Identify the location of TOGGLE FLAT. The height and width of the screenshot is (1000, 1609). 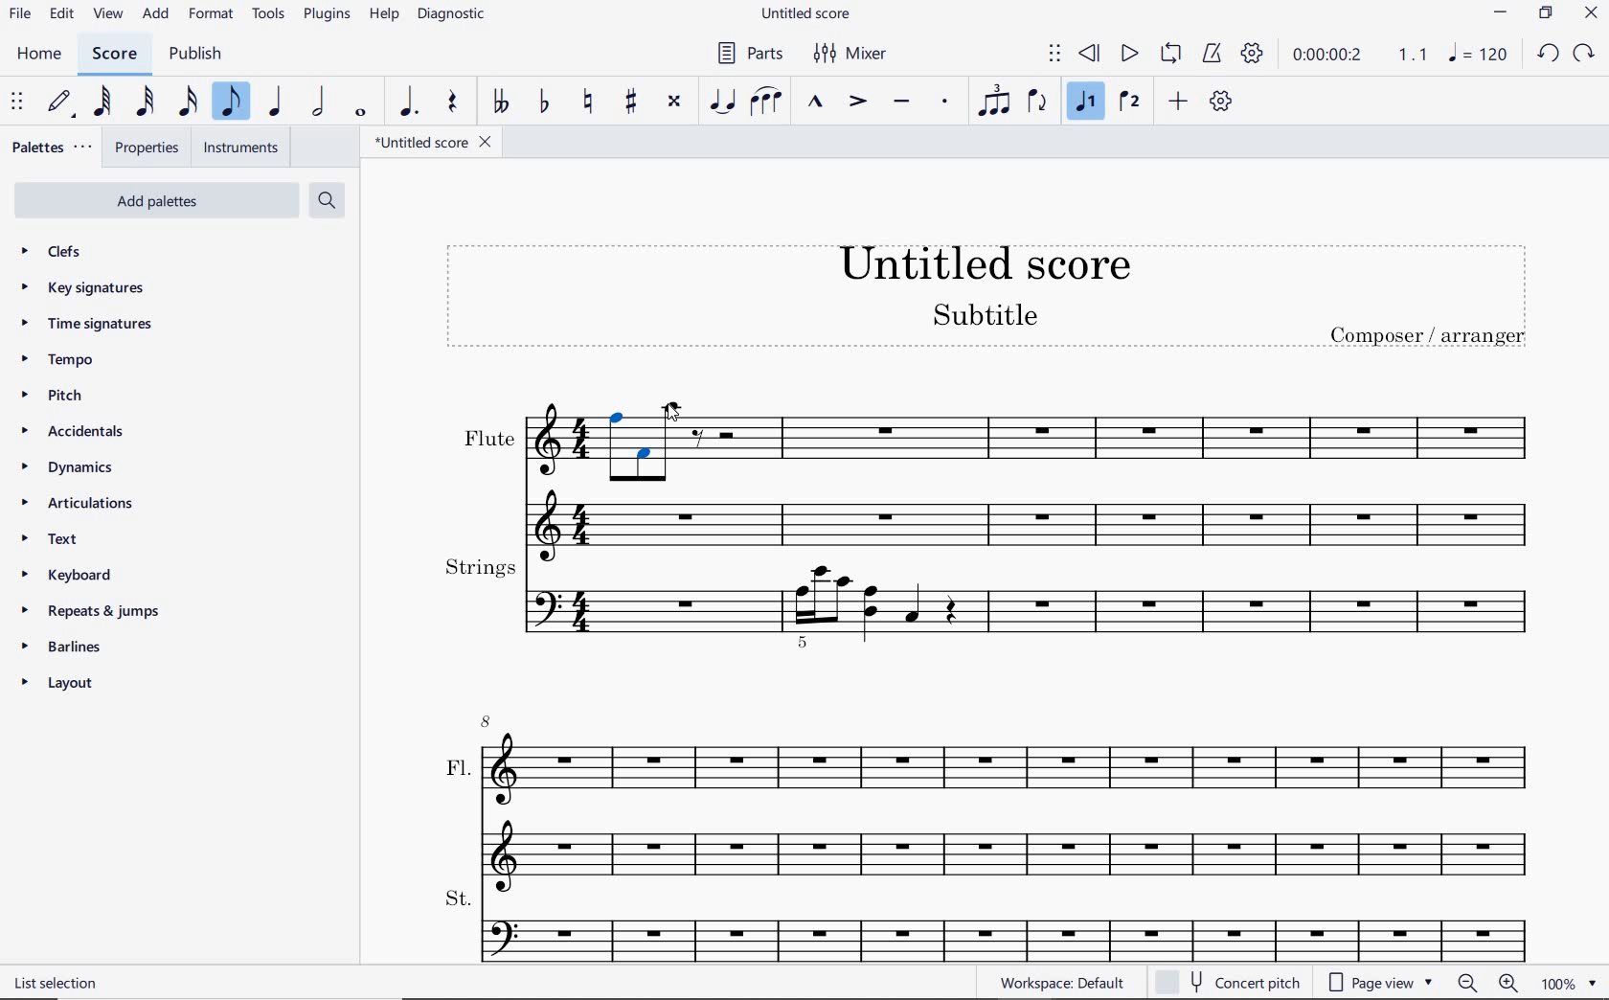
(546, 100).